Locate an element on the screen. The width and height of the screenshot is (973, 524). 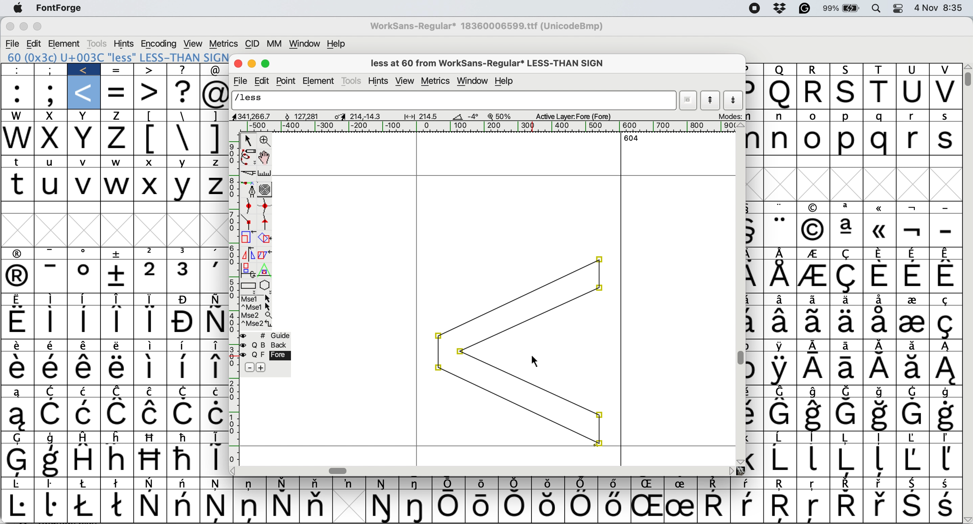
2 is located at coordinates (151, 276).